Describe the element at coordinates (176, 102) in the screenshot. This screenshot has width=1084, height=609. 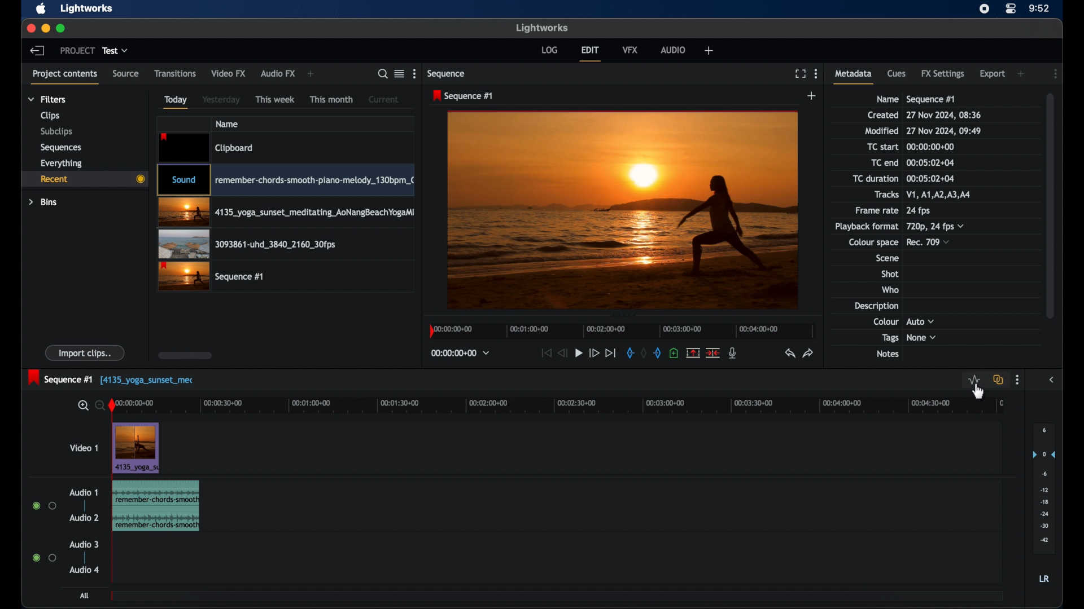
I see `today` at that location.